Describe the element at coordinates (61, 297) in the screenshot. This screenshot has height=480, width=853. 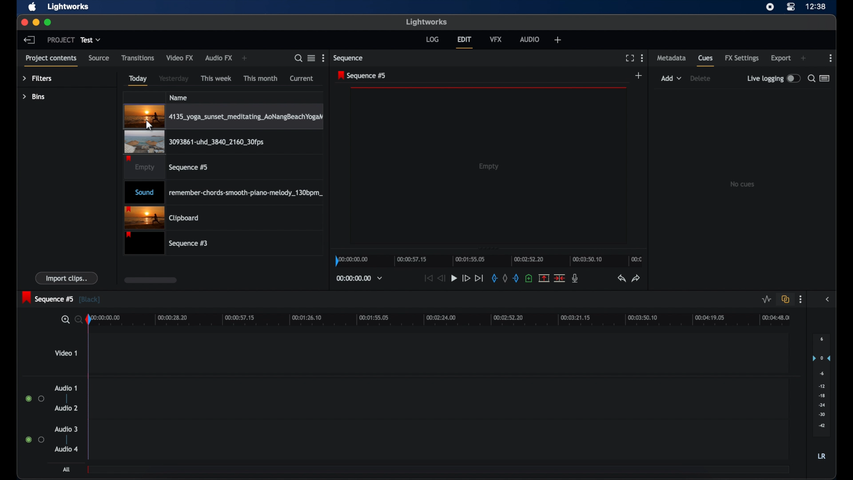
I see `sequence` at that location.